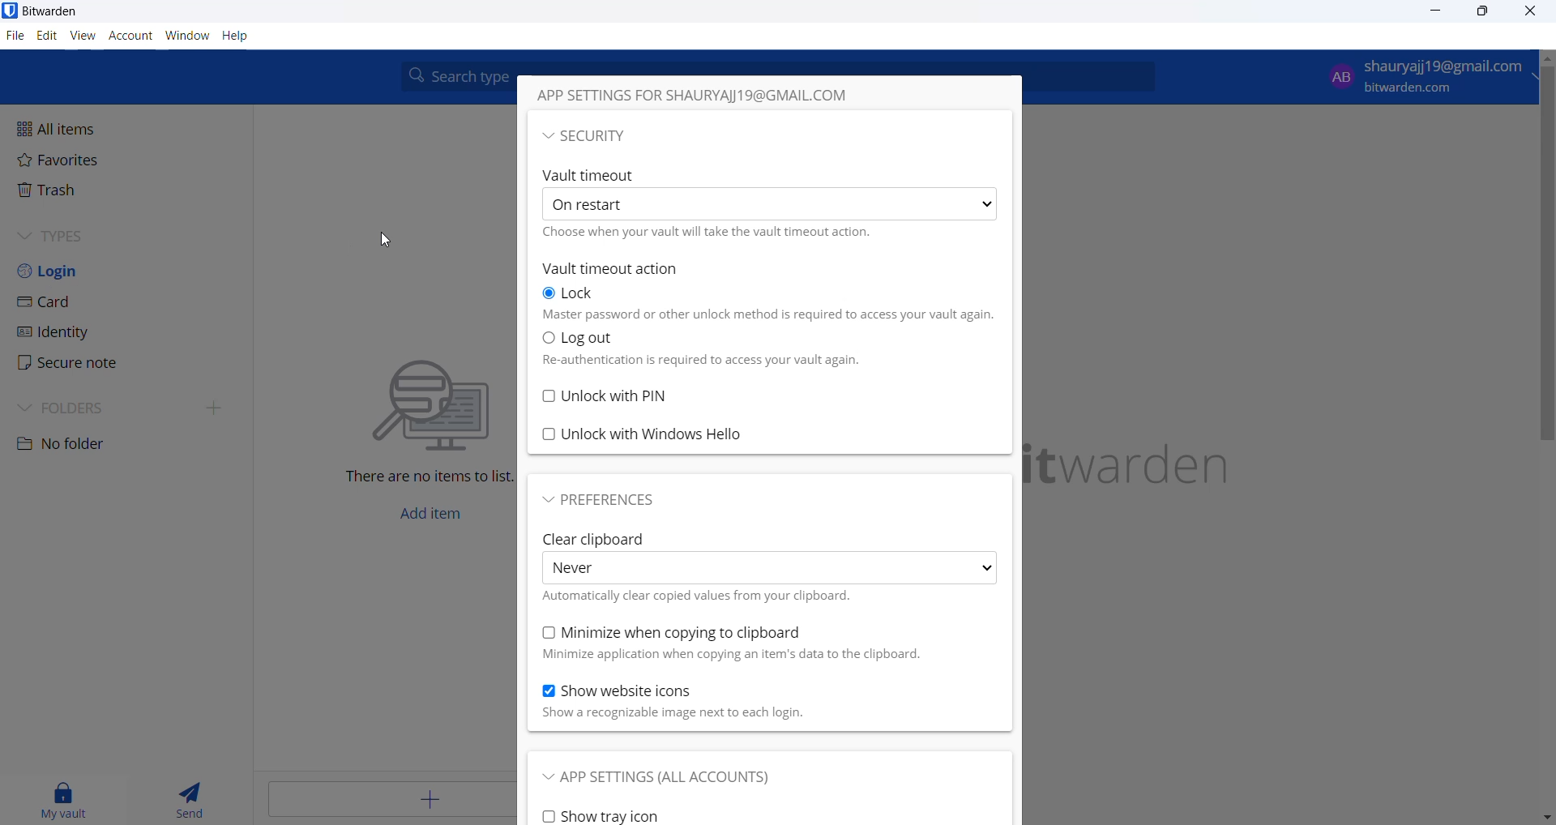 The width and height of the screenshot is (1556, 825). Describe the element at coordinates (121, 447) in the screenshot. I see `no folder` at that location.